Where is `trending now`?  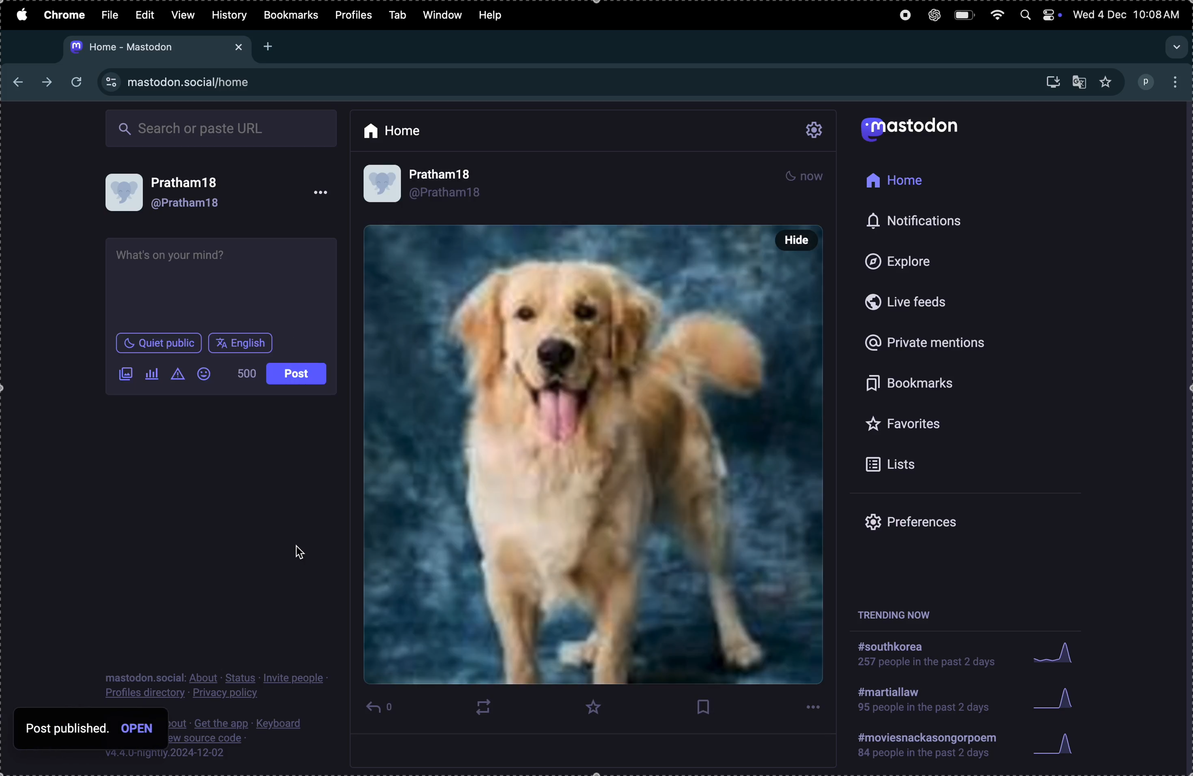
trending now is located at coordinates (893, 615).